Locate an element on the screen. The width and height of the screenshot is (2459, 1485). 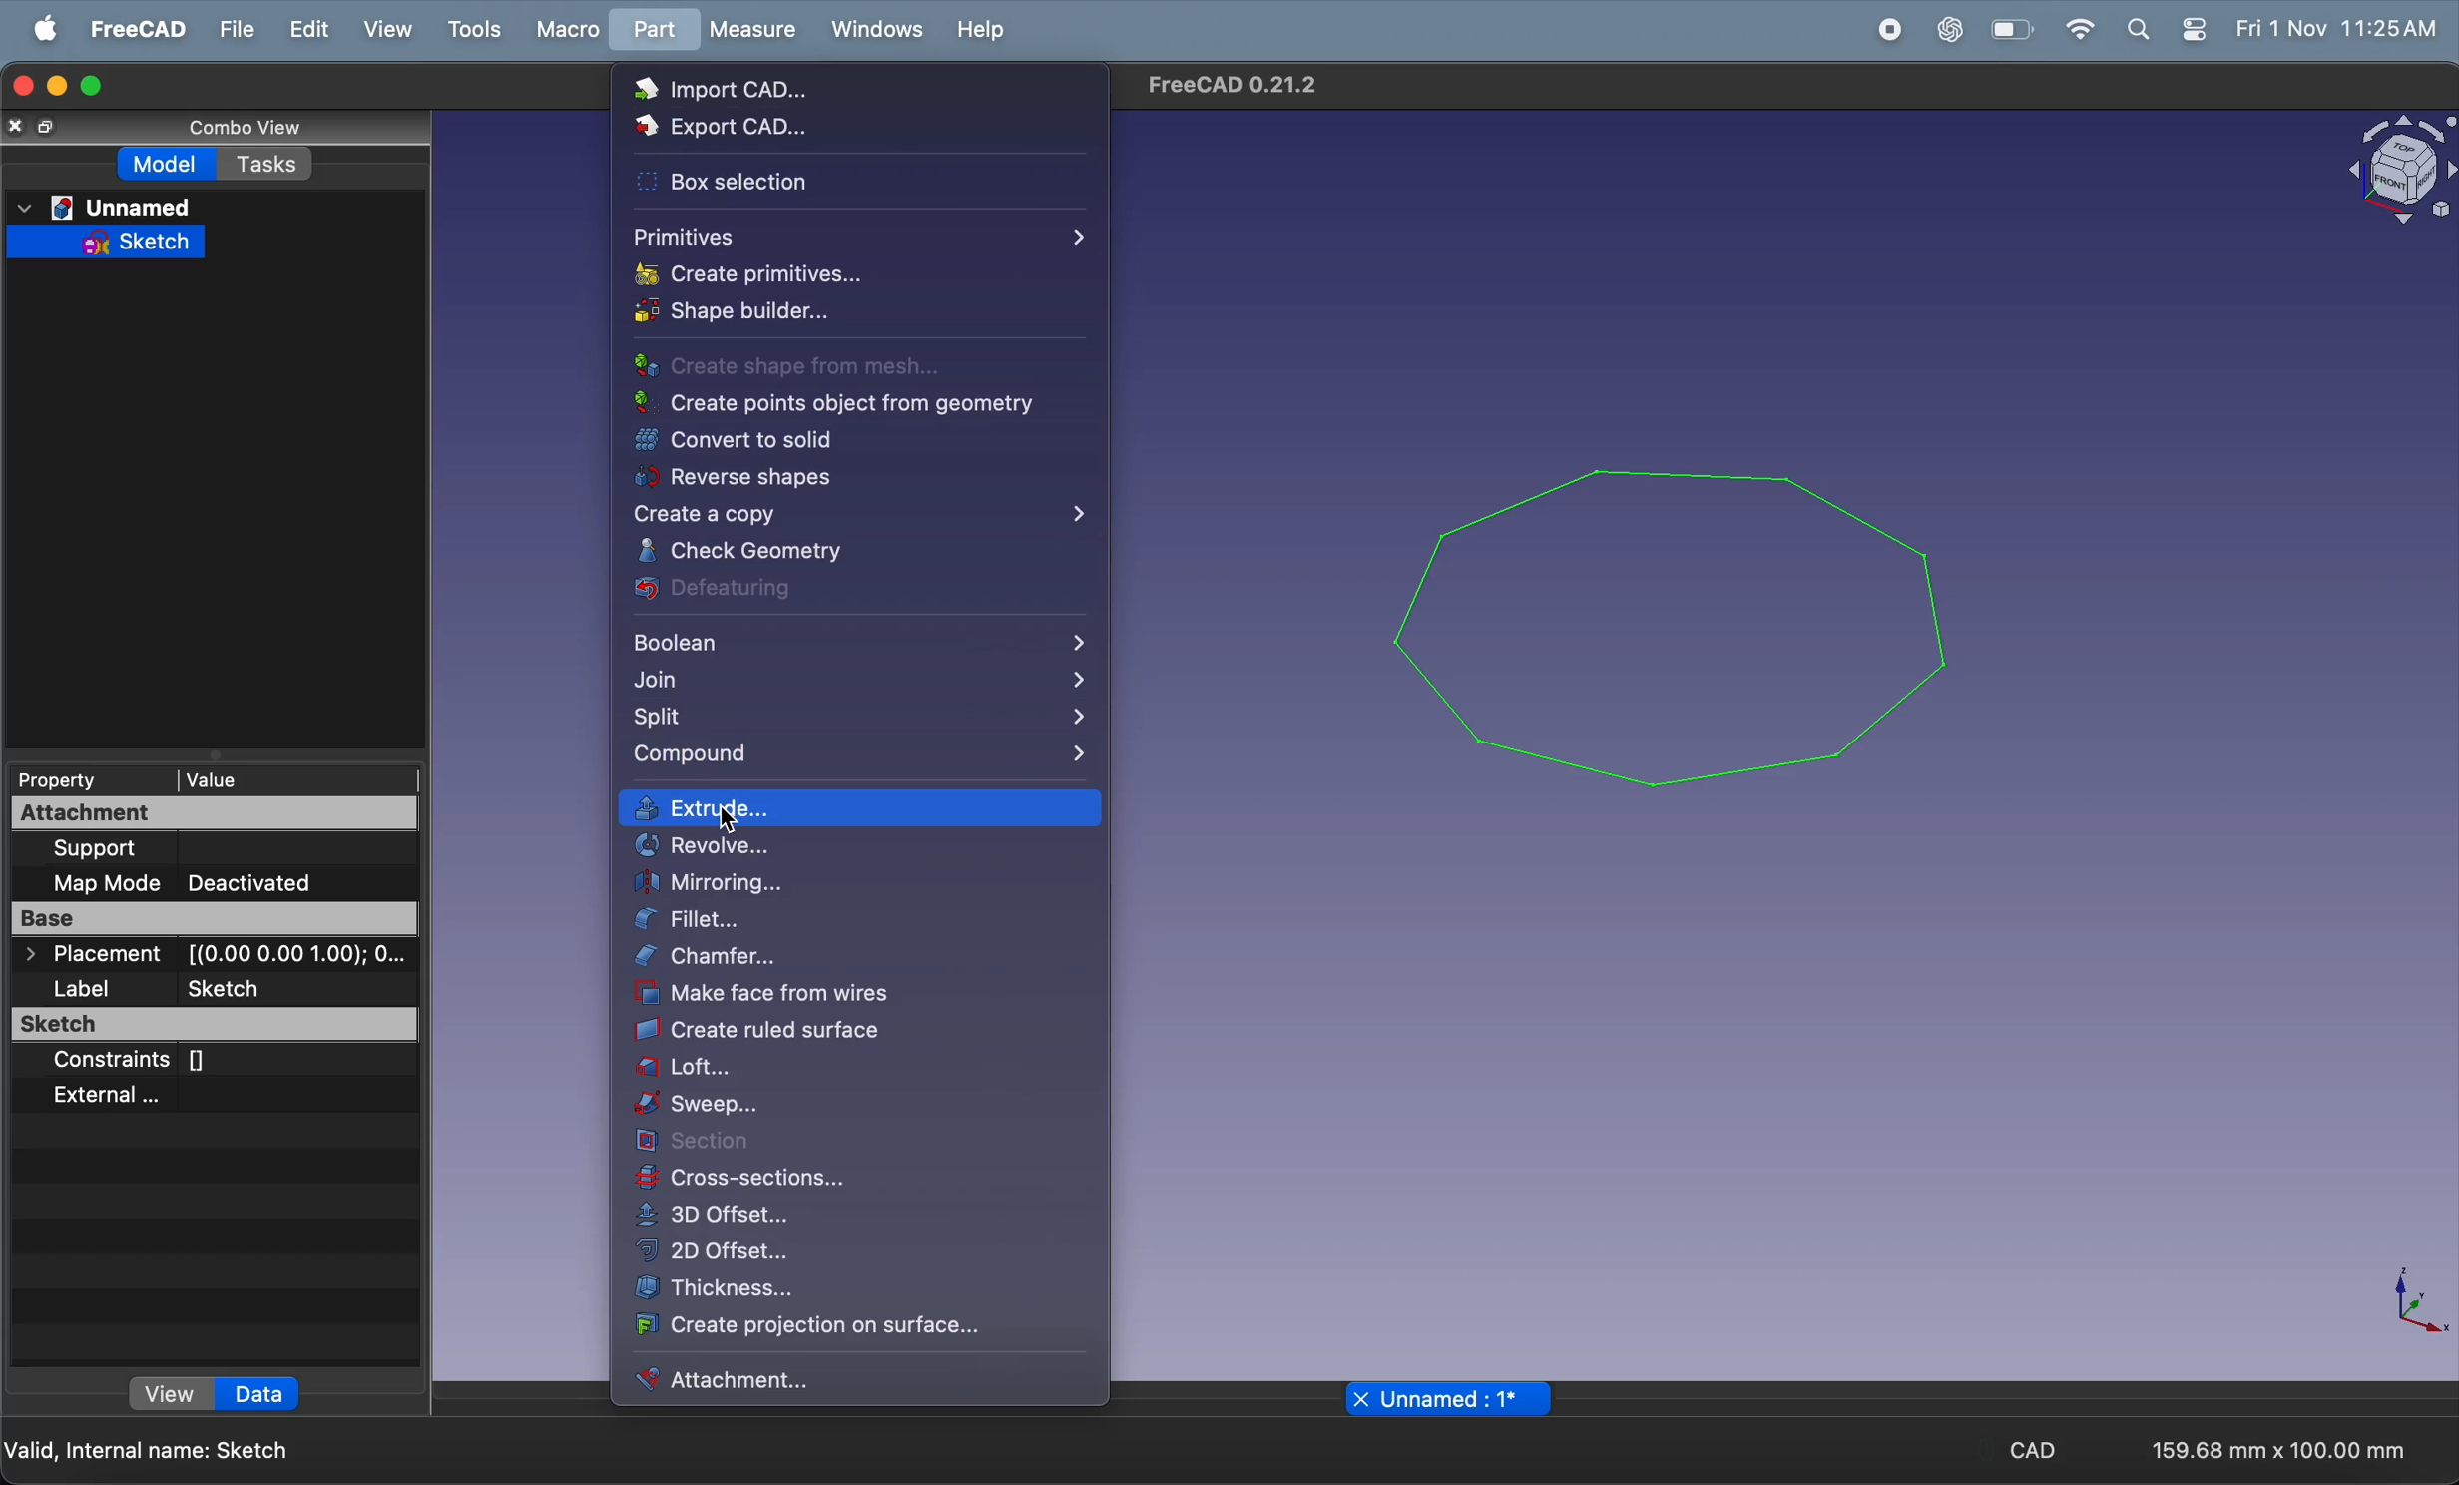
free cad is located at coordinates (128, 28).